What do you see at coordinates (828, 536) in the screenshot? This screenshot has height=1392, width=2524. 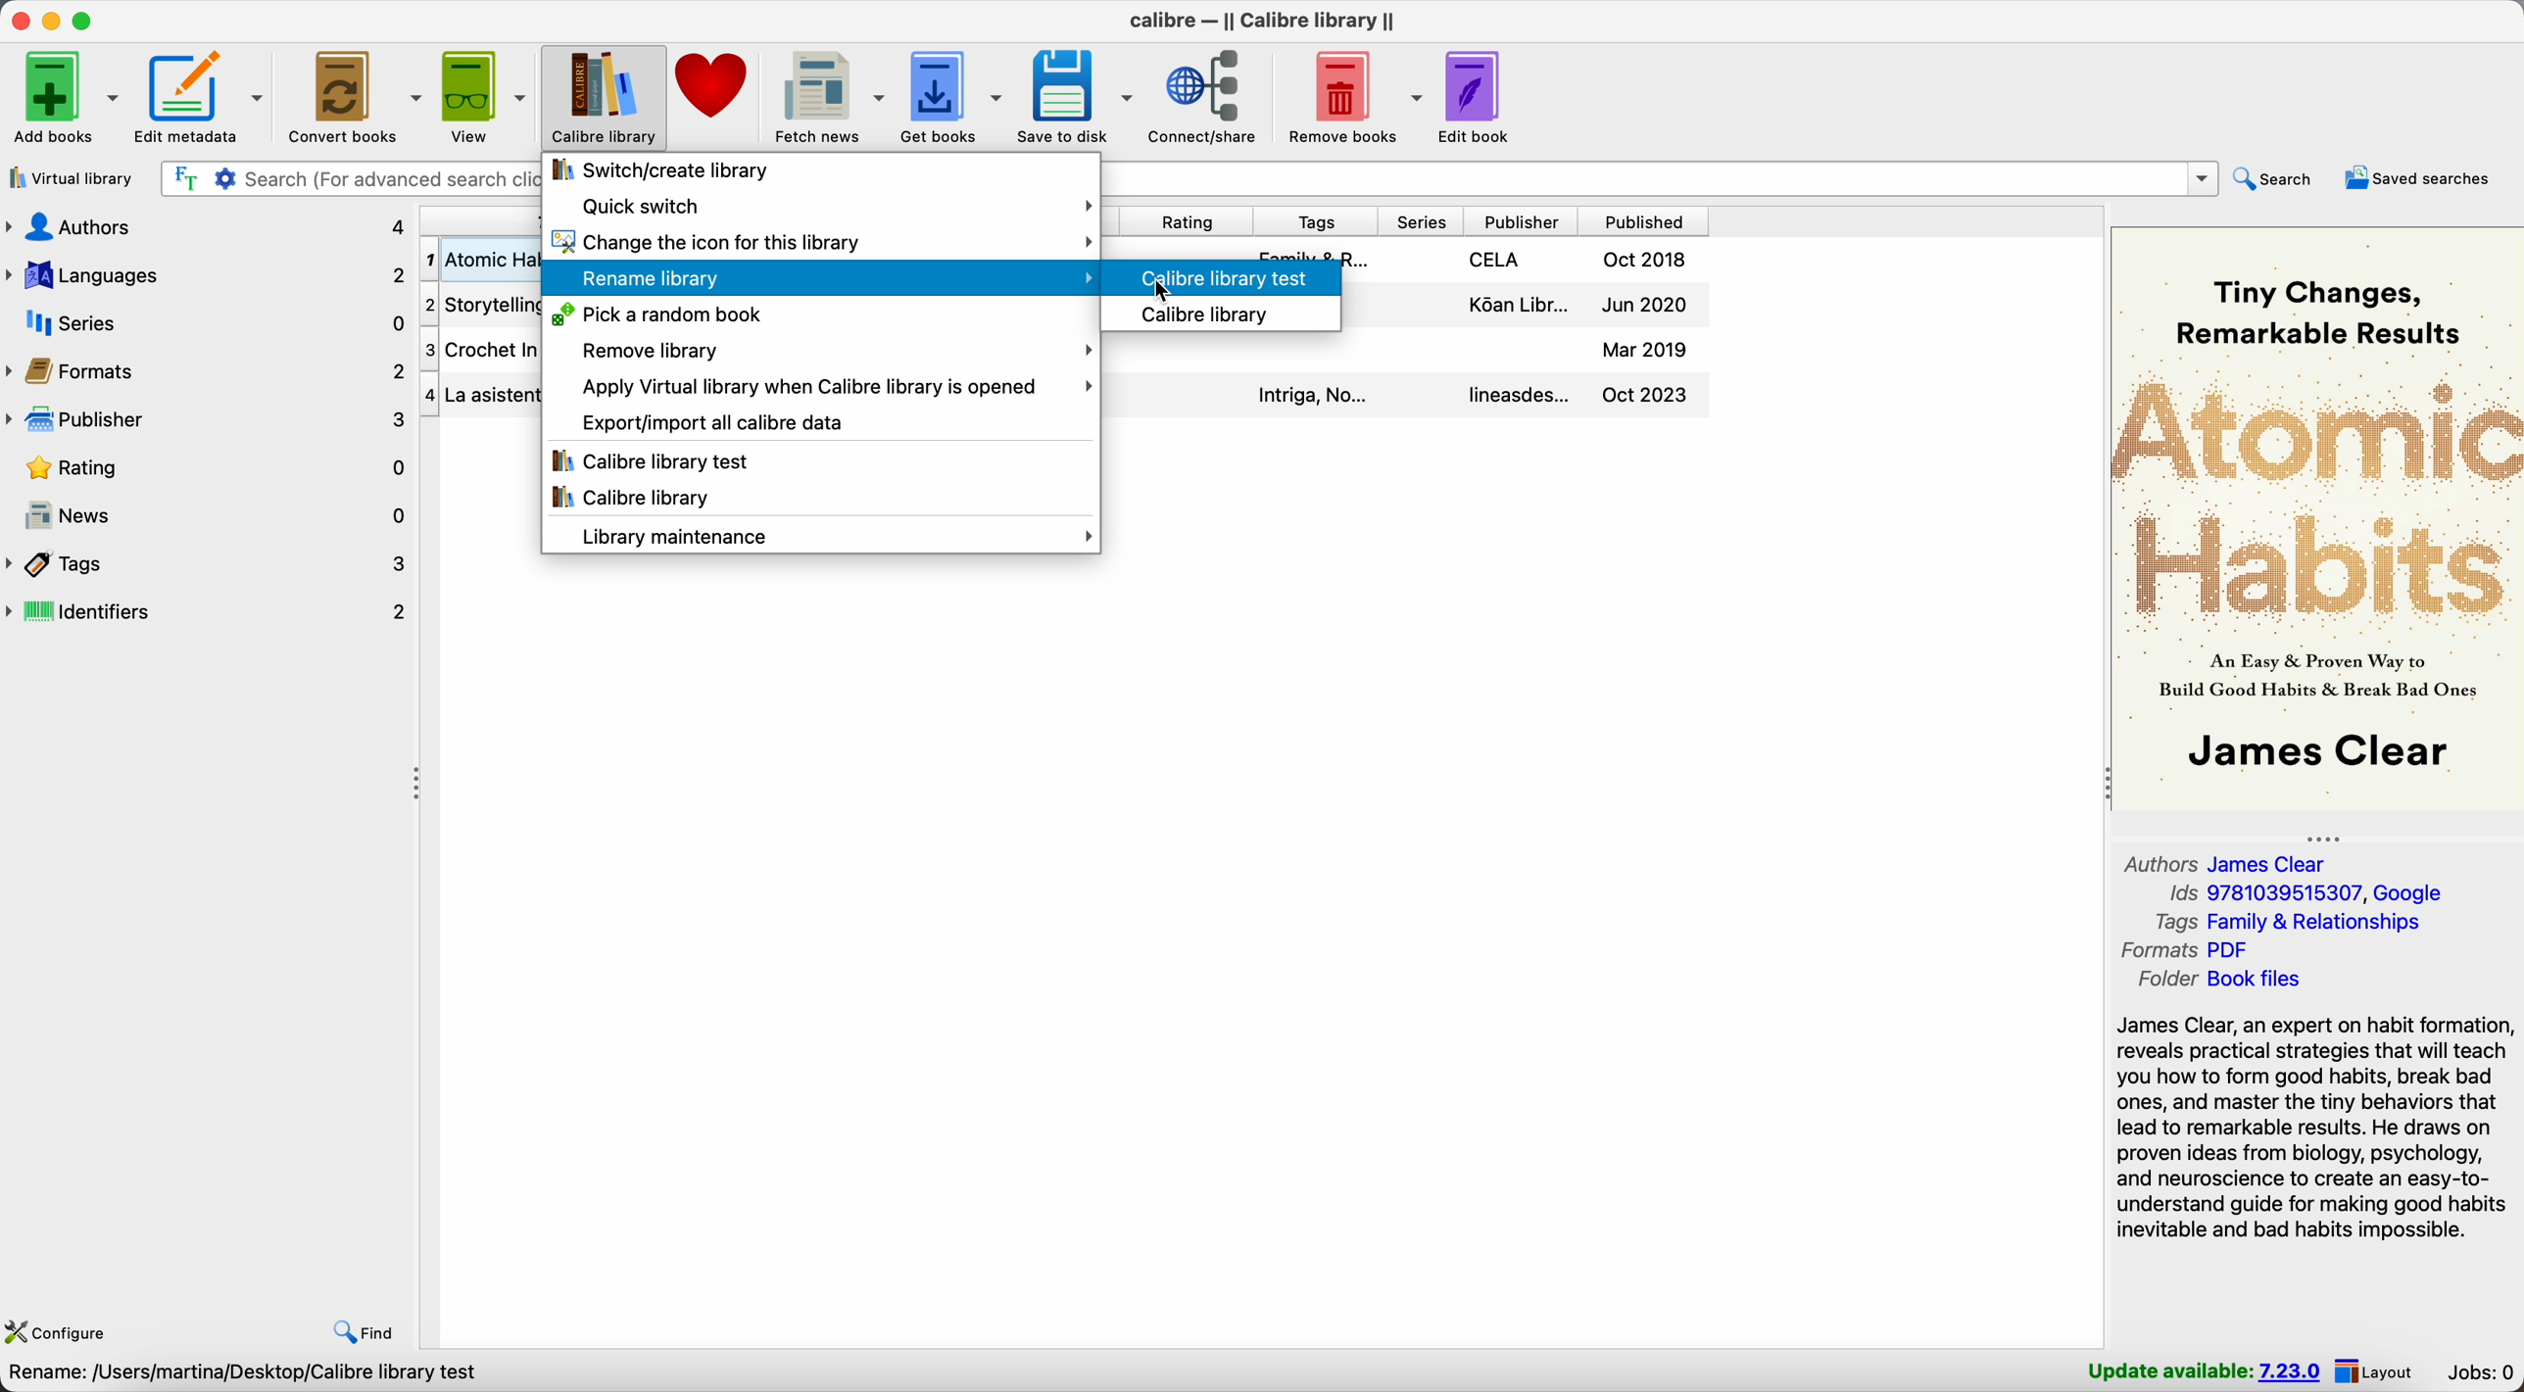 I see `library maintenance` at bounding box center [828, 536].